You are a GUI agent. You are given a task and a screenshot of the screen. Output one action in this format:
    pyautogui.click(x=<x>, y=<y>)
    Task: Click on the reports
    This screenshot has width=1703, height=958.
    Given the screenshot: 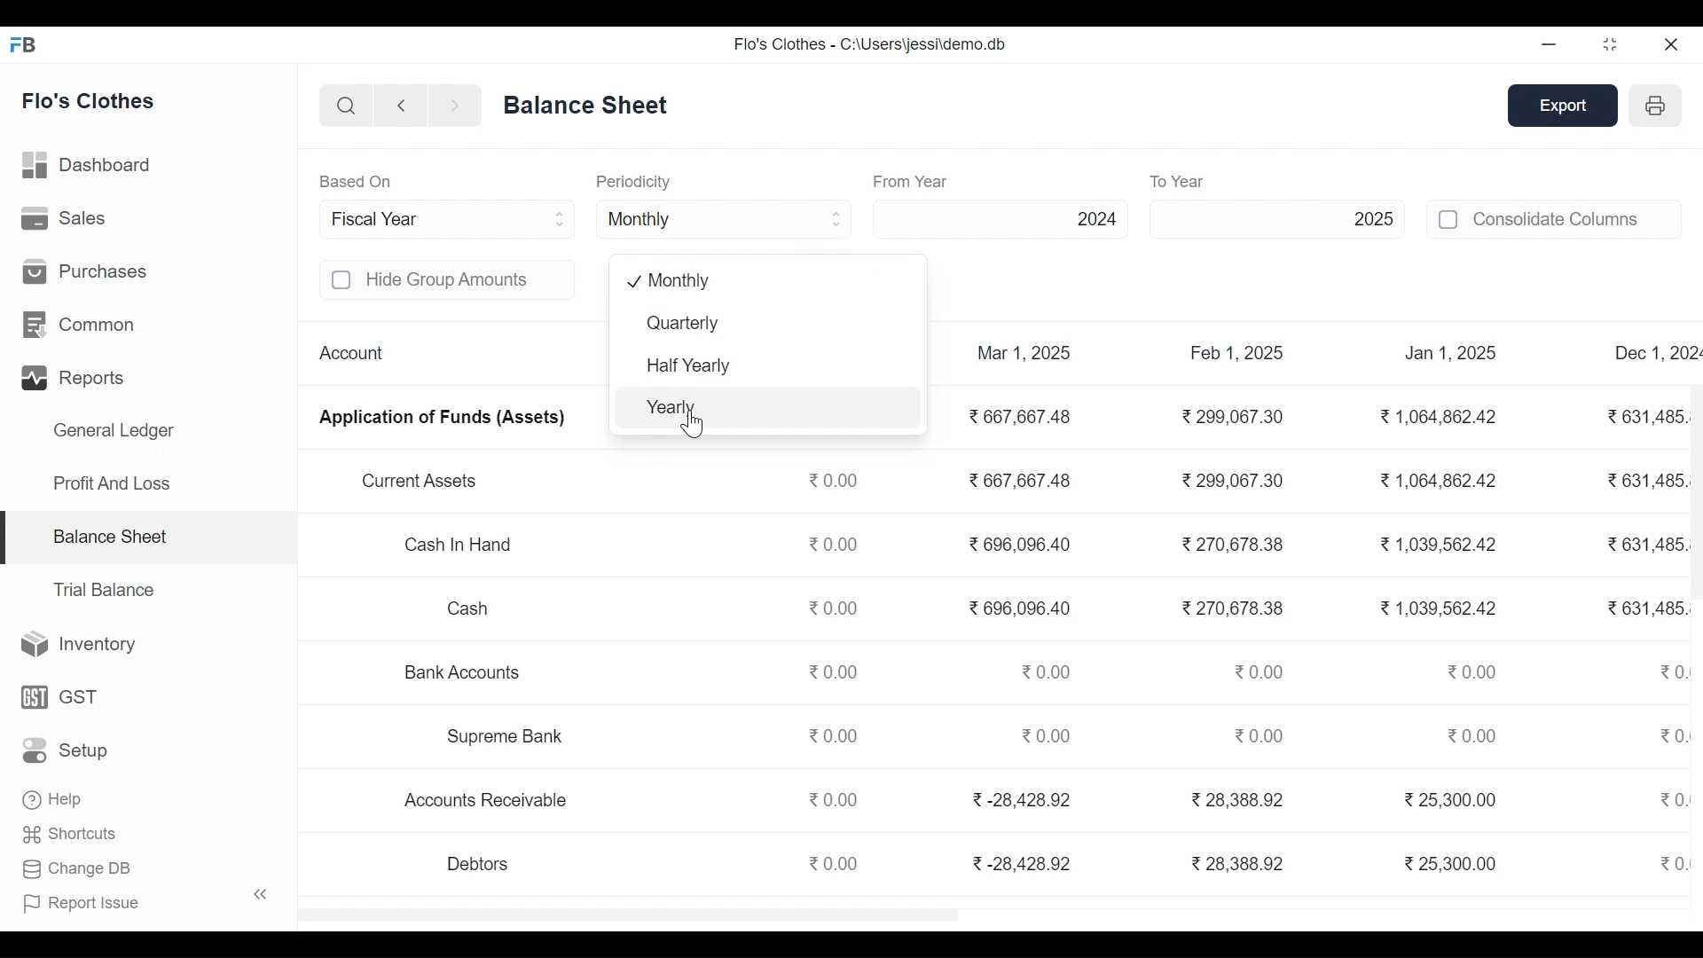 What is the action you would take?
    pyautogui.click(x=76, y=379)
    